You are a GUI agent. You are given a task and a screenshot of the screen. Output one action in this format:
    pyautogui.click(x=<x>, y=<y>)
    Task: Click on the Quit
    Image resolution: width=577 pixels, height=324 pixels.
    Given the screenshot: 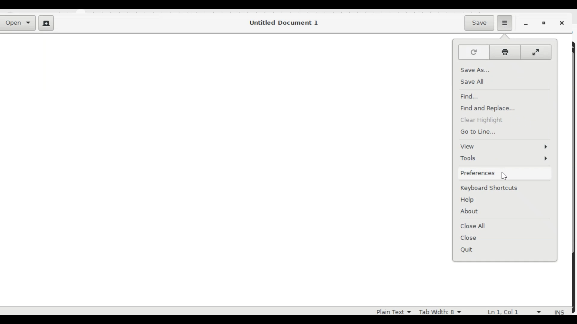 What is the action you would take?
    pyautogui.click(x=475, y=252)
    